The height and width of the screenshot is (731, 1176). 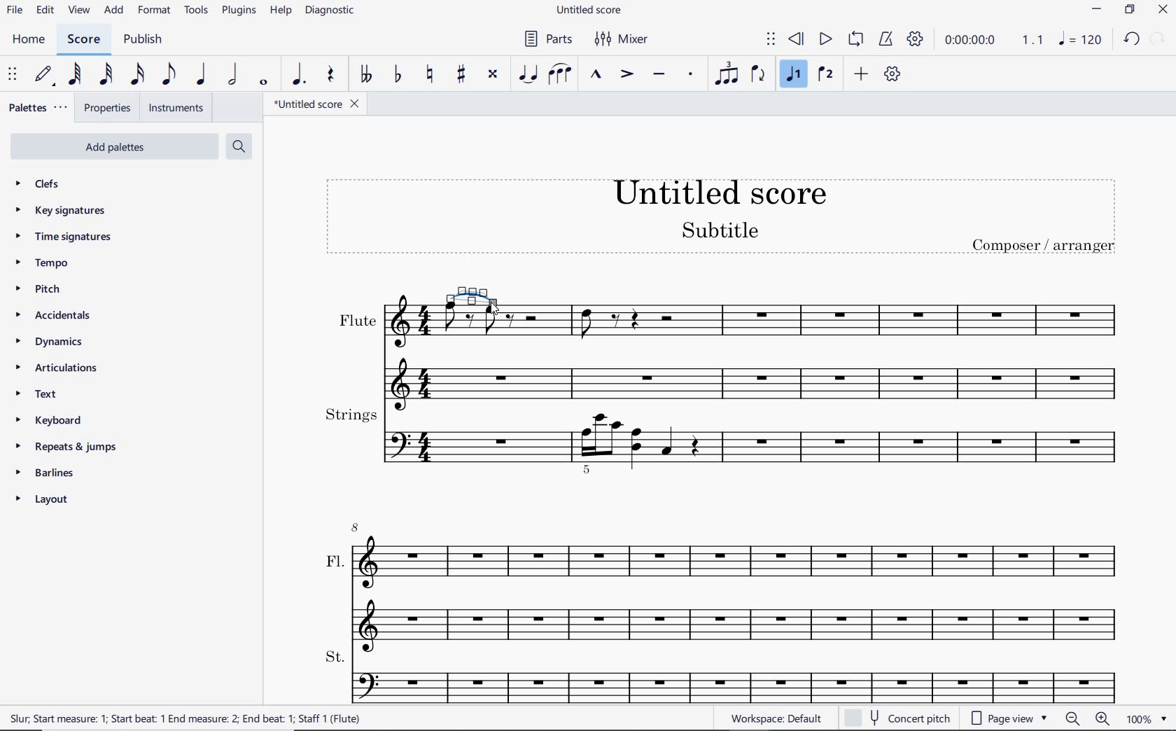 I want to click on TOGGLE DOUBLE-SHARP, so click(x=493, y=75).